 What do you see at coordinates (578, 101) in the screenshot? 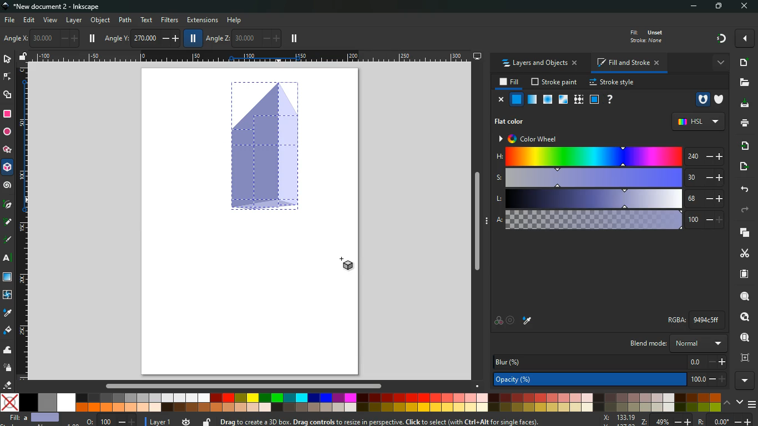
I see `texture` at bounding box center [578, 101].